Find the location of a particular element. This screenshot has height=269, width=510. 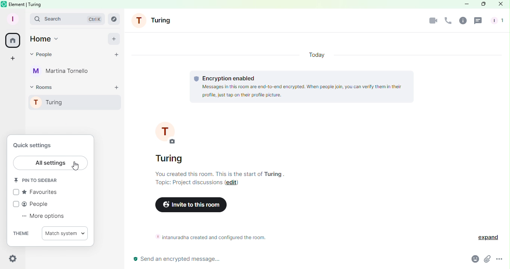

Rooms is located at coordinates (41, 87).